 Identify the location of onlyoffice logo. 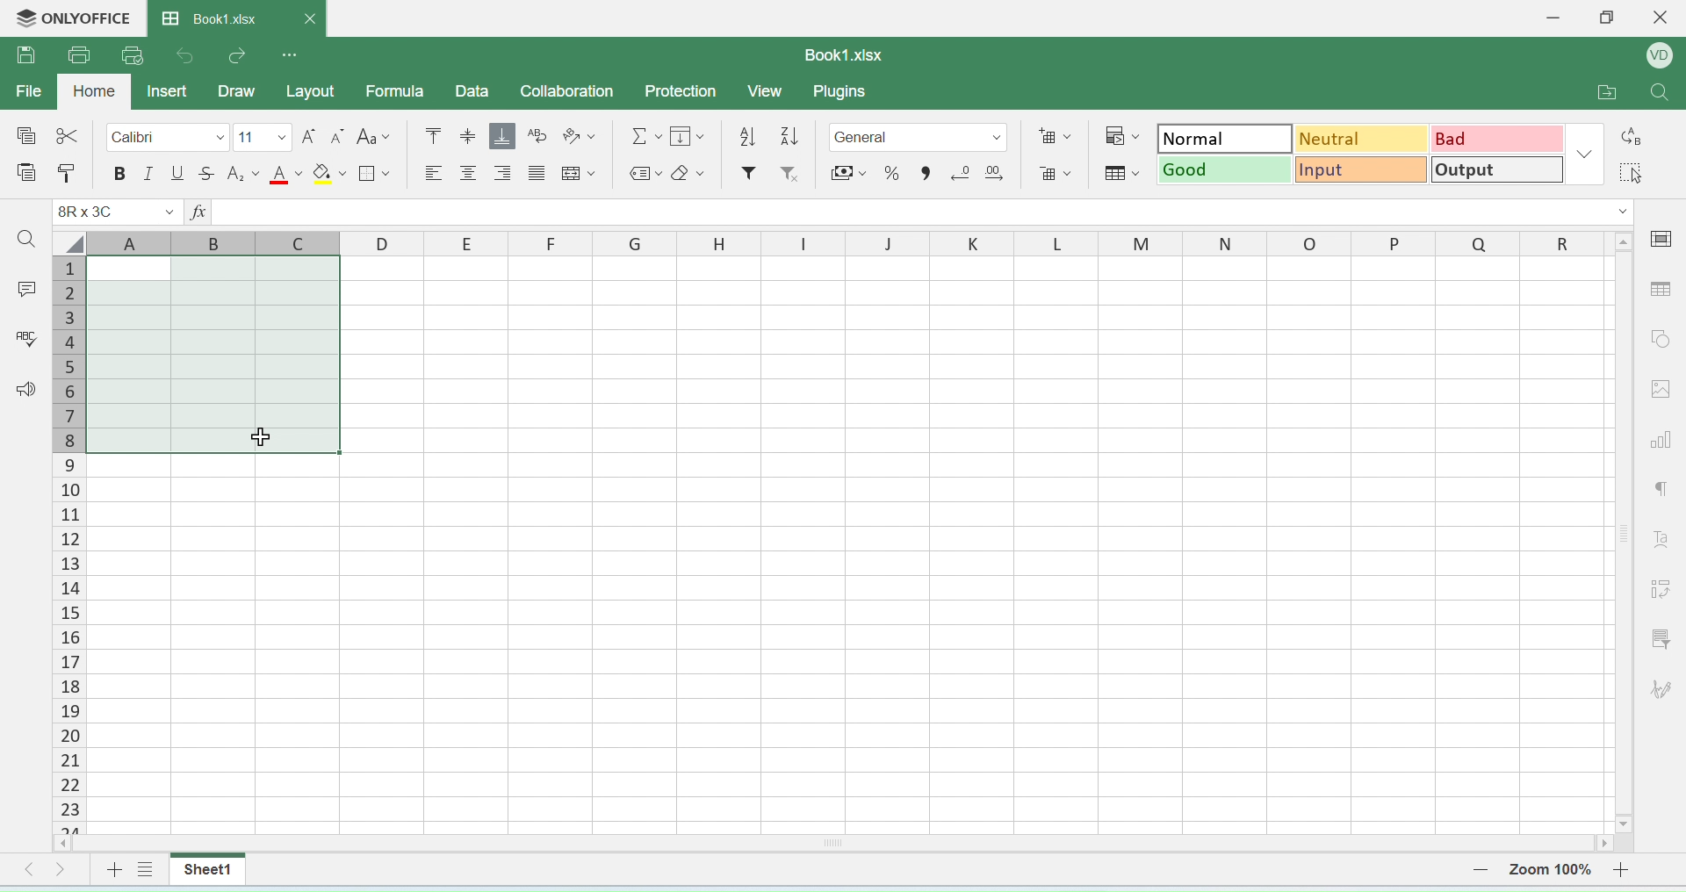
(71, 19).